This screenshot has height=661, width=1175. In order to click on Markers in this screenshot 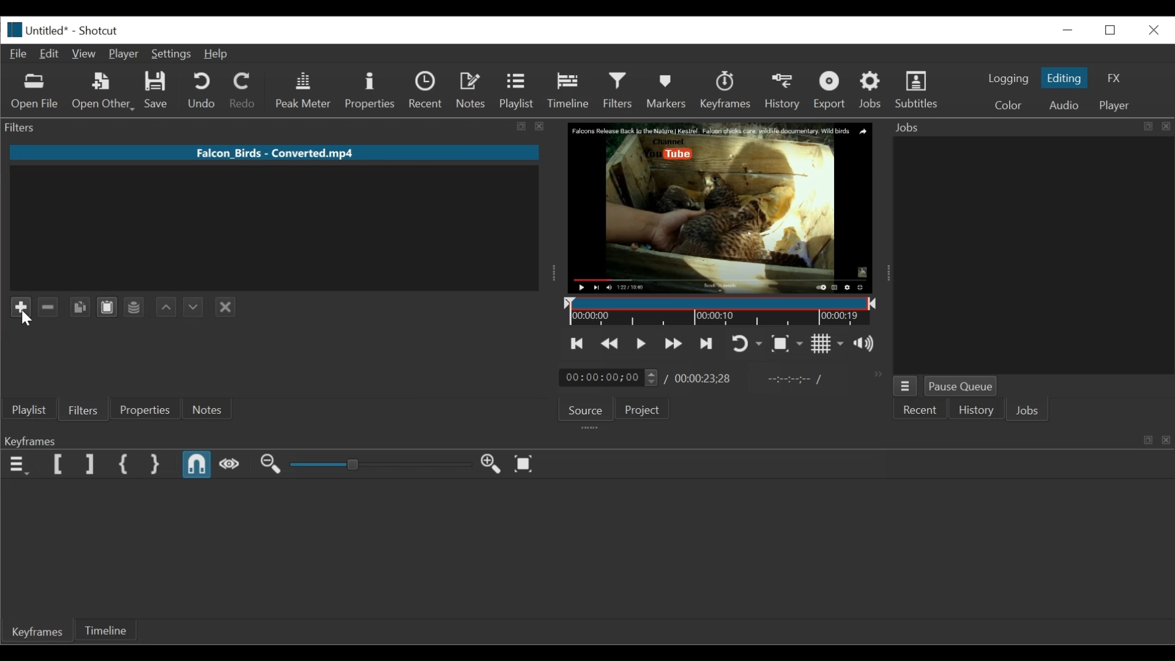, I will do `click(668, 90)`.